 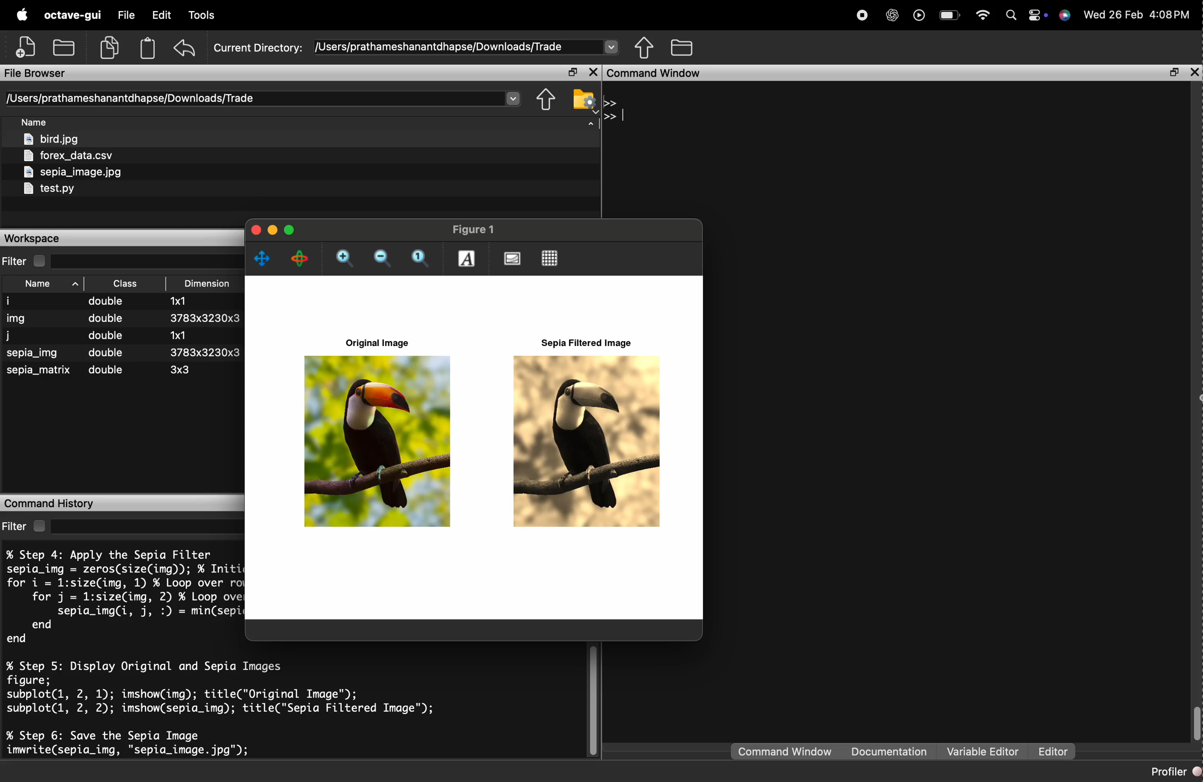 What do you see at coordinates (420, 259) in the screenshot?
I see `Automatic limits for current axes` at bounding box center [420, 259].